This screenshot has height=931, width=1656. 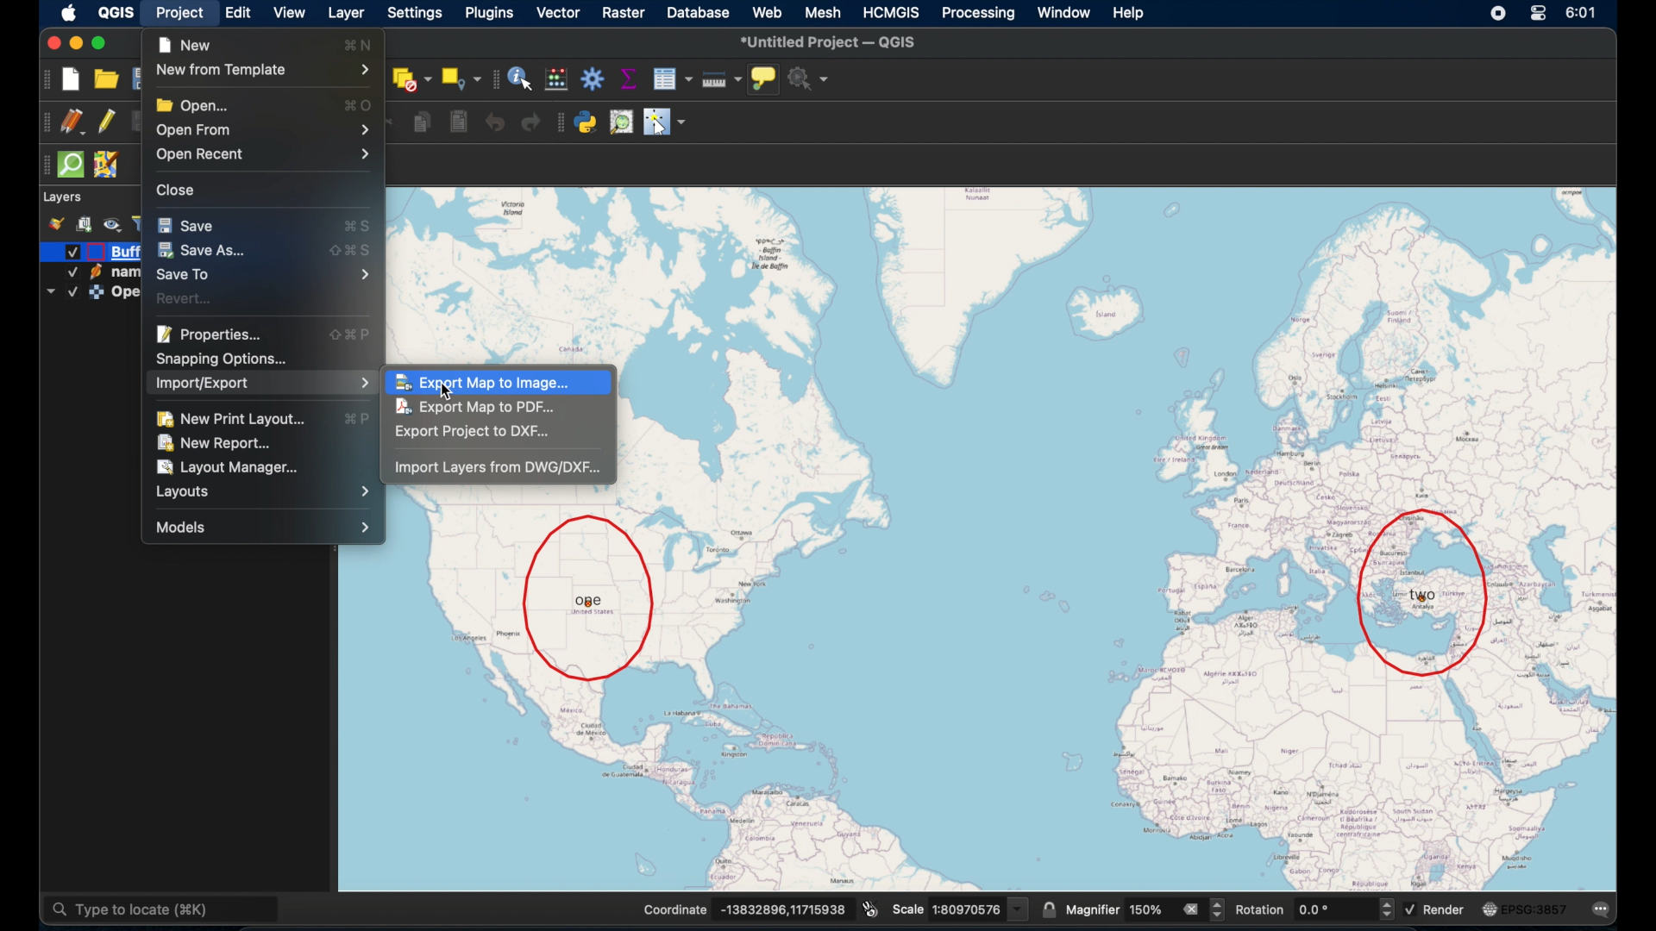 What do you see at coordinates (72, 252) in the screenshot?
I see `Checked checkbox` at bounding box center [72, 252].